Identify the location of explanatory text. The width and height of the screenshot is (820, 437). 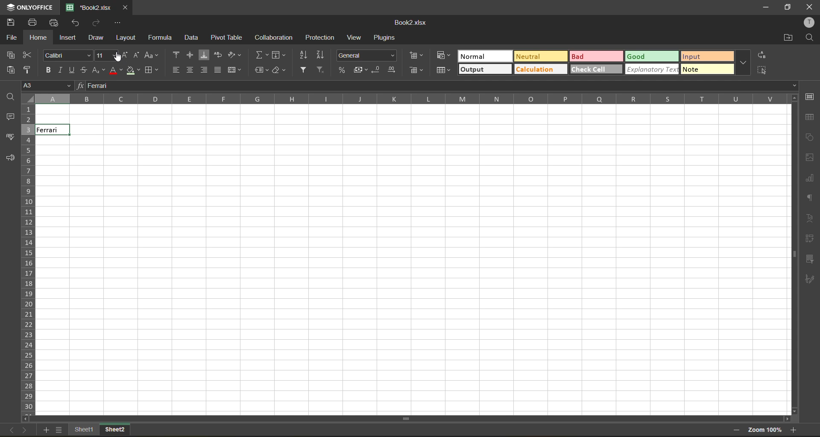
(652, 70).